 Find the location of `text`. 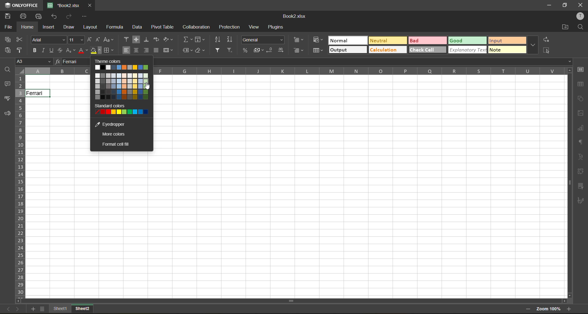

text is located at coordinates (581, 157).